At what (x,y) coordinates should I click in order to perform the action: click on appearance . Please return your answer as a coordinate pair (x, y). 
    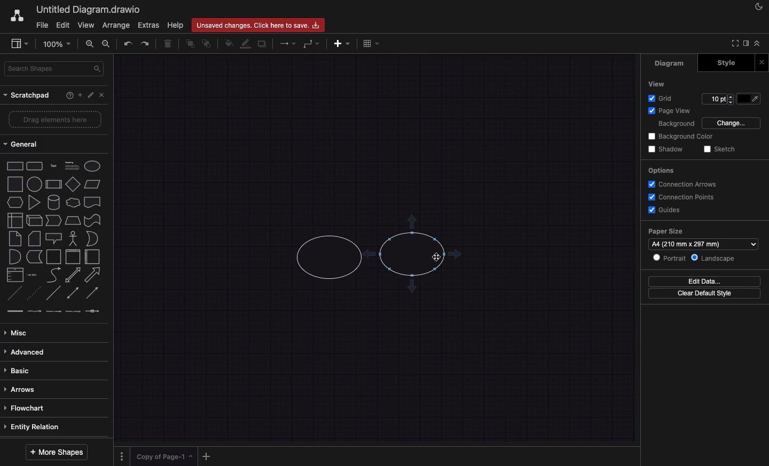
    Looking at the image, I should click on (758, 9).